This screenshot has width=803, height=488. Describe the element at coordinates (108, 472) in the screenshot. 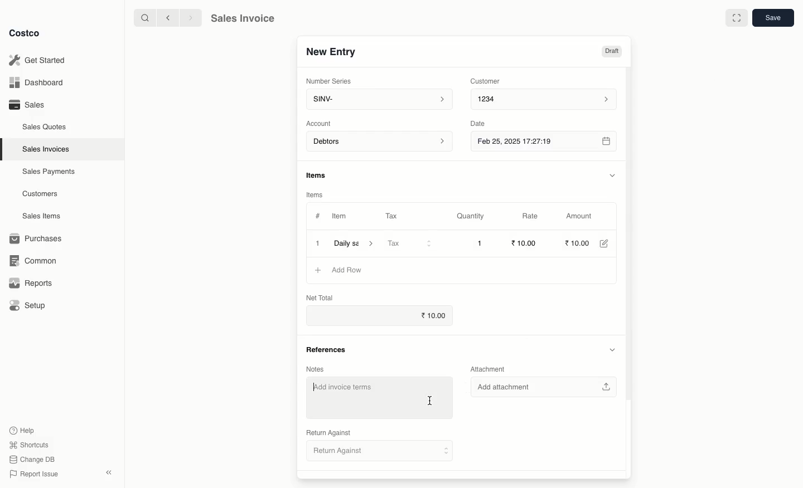

I see `Collapse` at that location.